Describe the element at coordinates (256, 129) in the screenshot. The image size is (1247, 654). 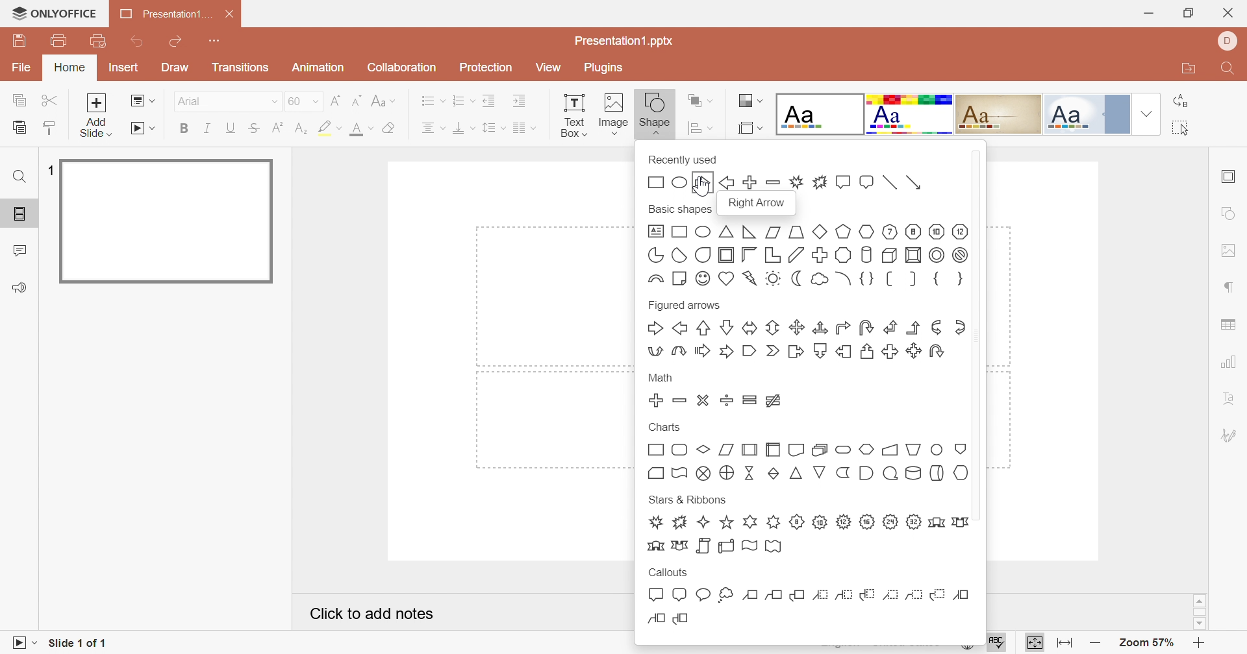
I see `Strikethrough` at that location.